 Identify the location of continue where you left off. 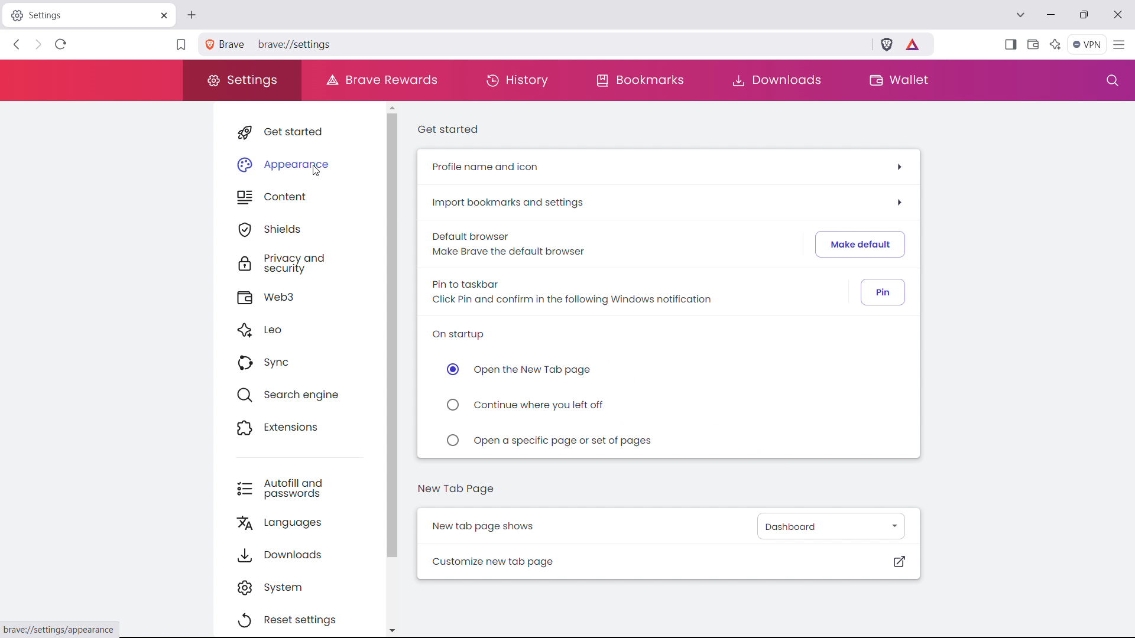
(525, 403).